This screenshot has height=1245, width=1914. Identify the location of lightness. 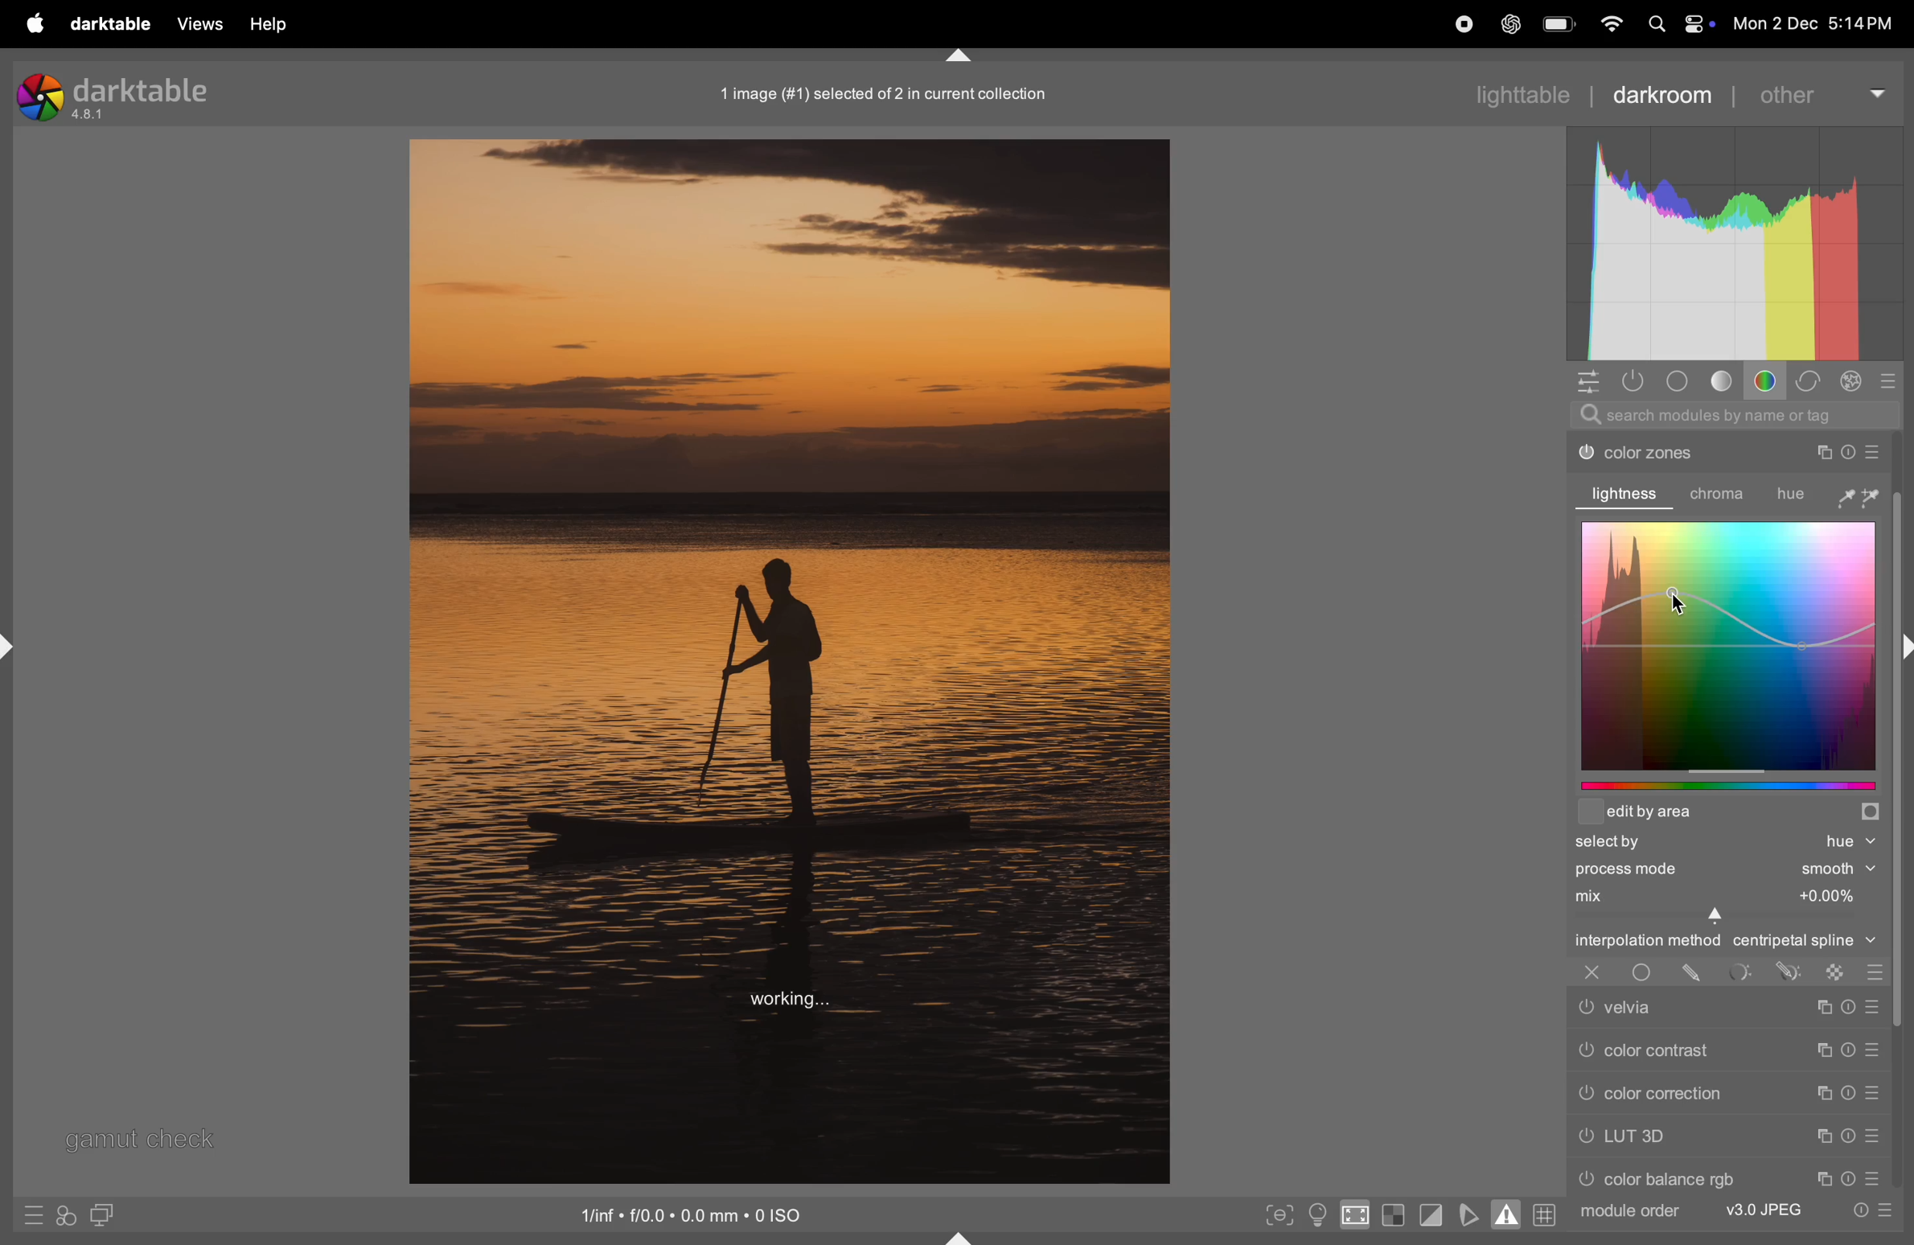
(1629, 493).